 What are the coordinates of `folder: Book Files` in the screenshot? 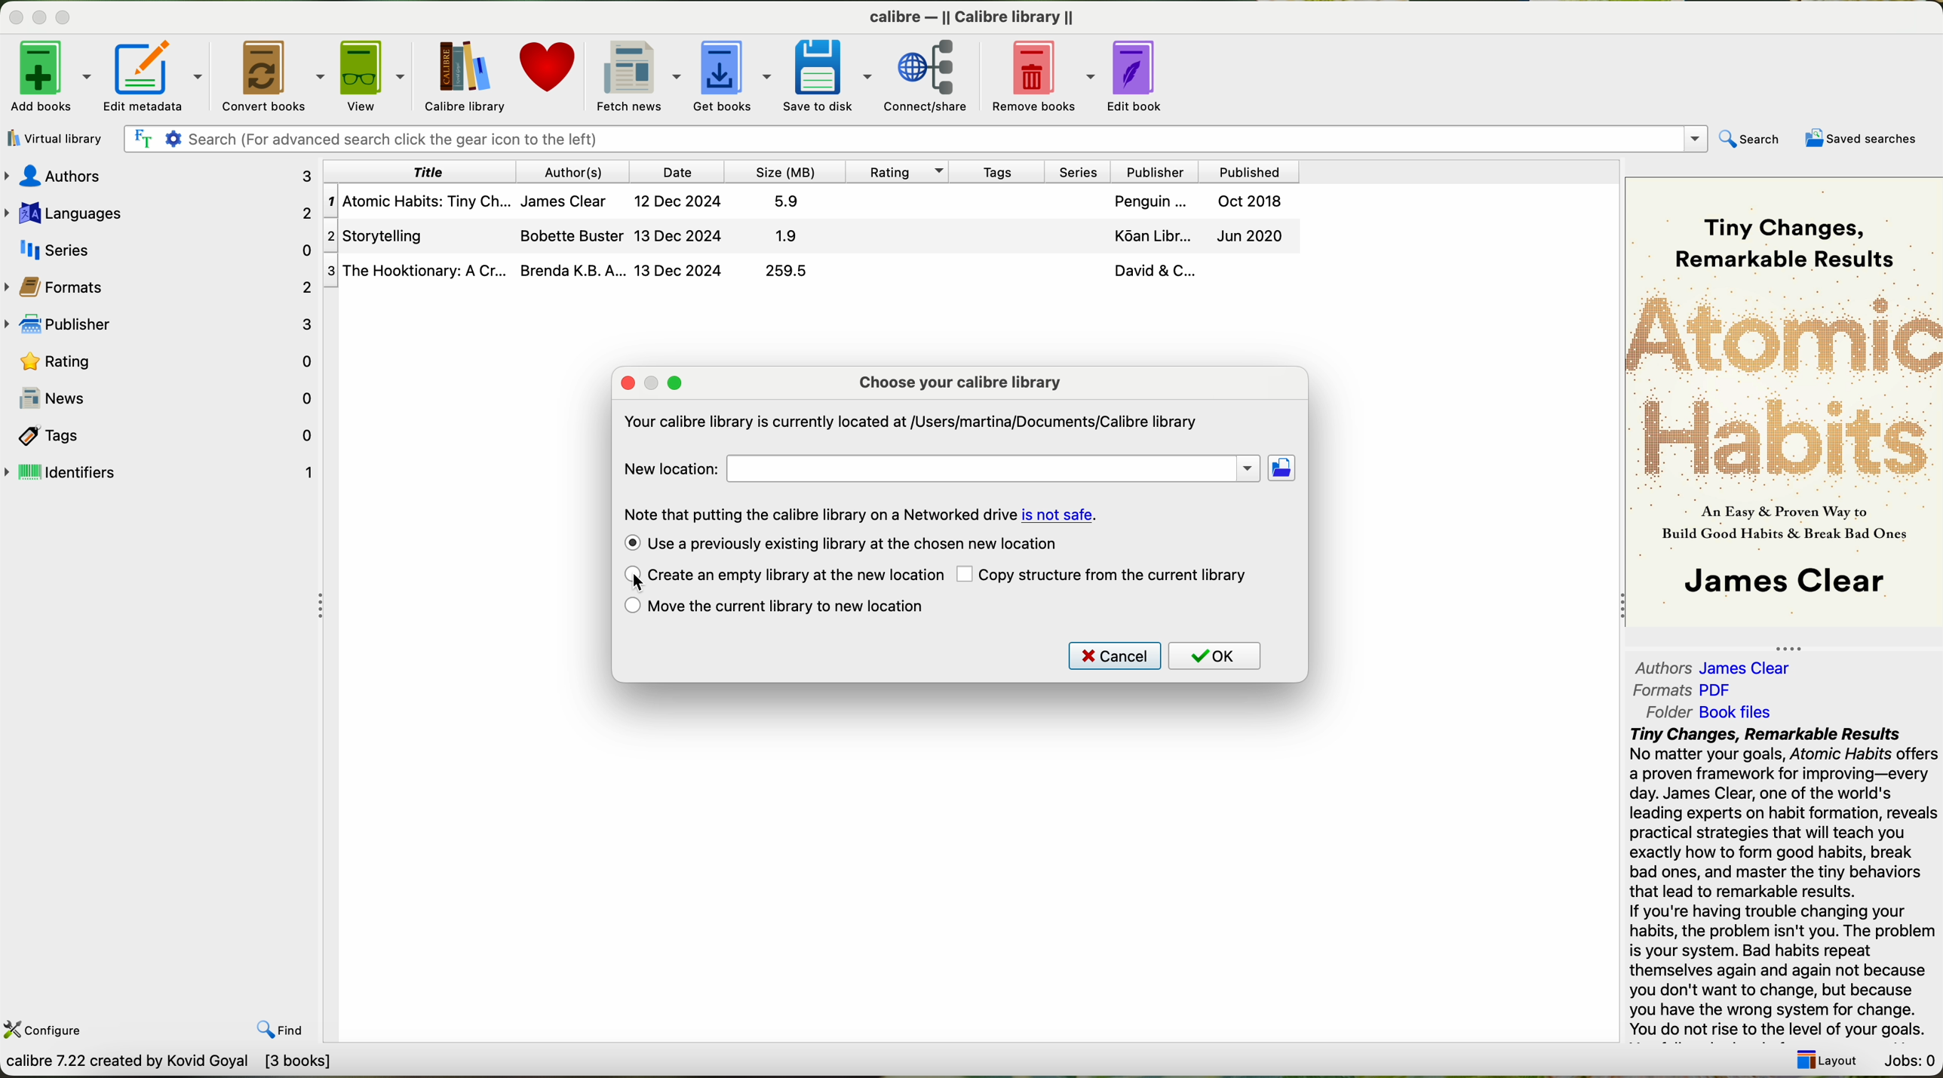 It's located at (1710, 712).